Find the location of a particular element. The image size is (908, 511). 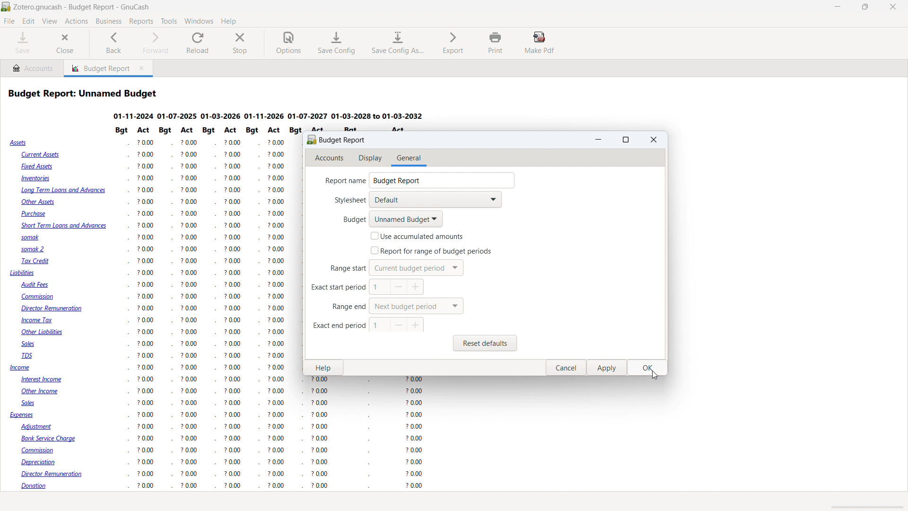

title is located at coordinates (82, 7).